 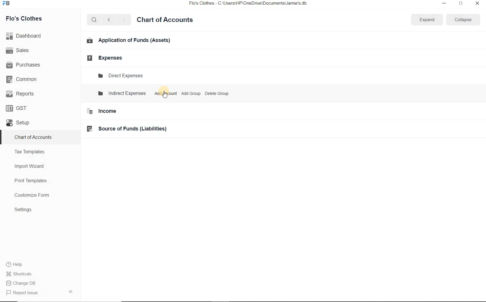 I want to click on set up, so click(x=18, y=123).